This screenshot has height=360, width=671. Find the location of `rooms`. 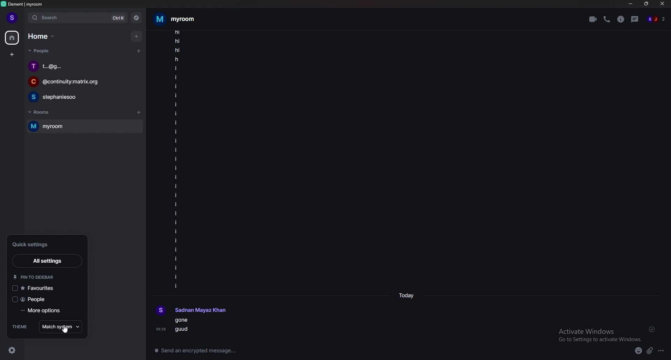

rooms is located at coordinates (42, 113).